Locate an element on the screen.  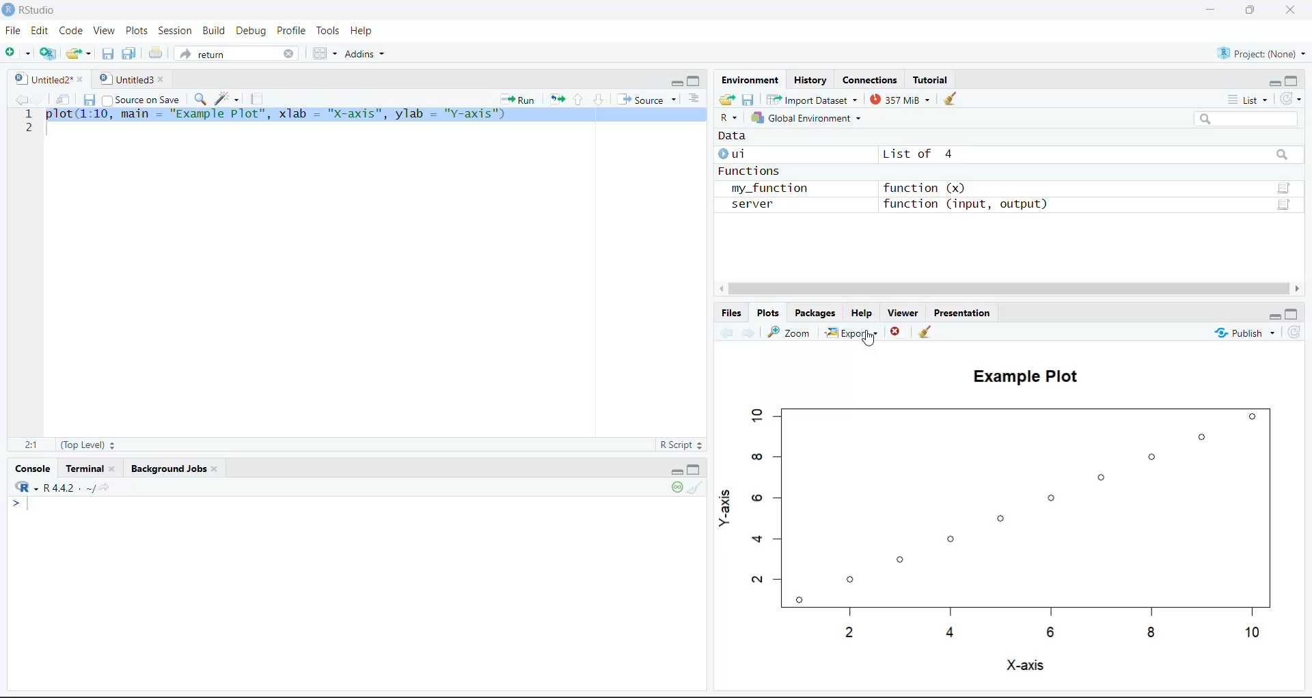
Maximize/Restore is located at coordinates (1292, 80).